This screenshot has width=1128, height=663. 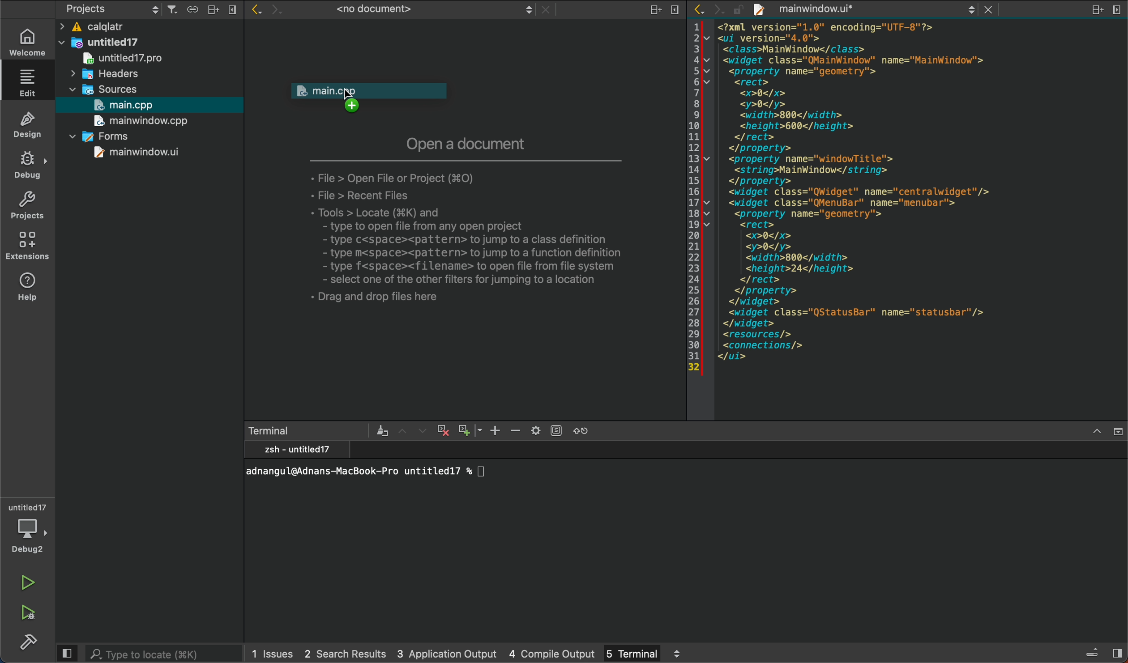 I want to click on go back, so click(x=702, y=9).